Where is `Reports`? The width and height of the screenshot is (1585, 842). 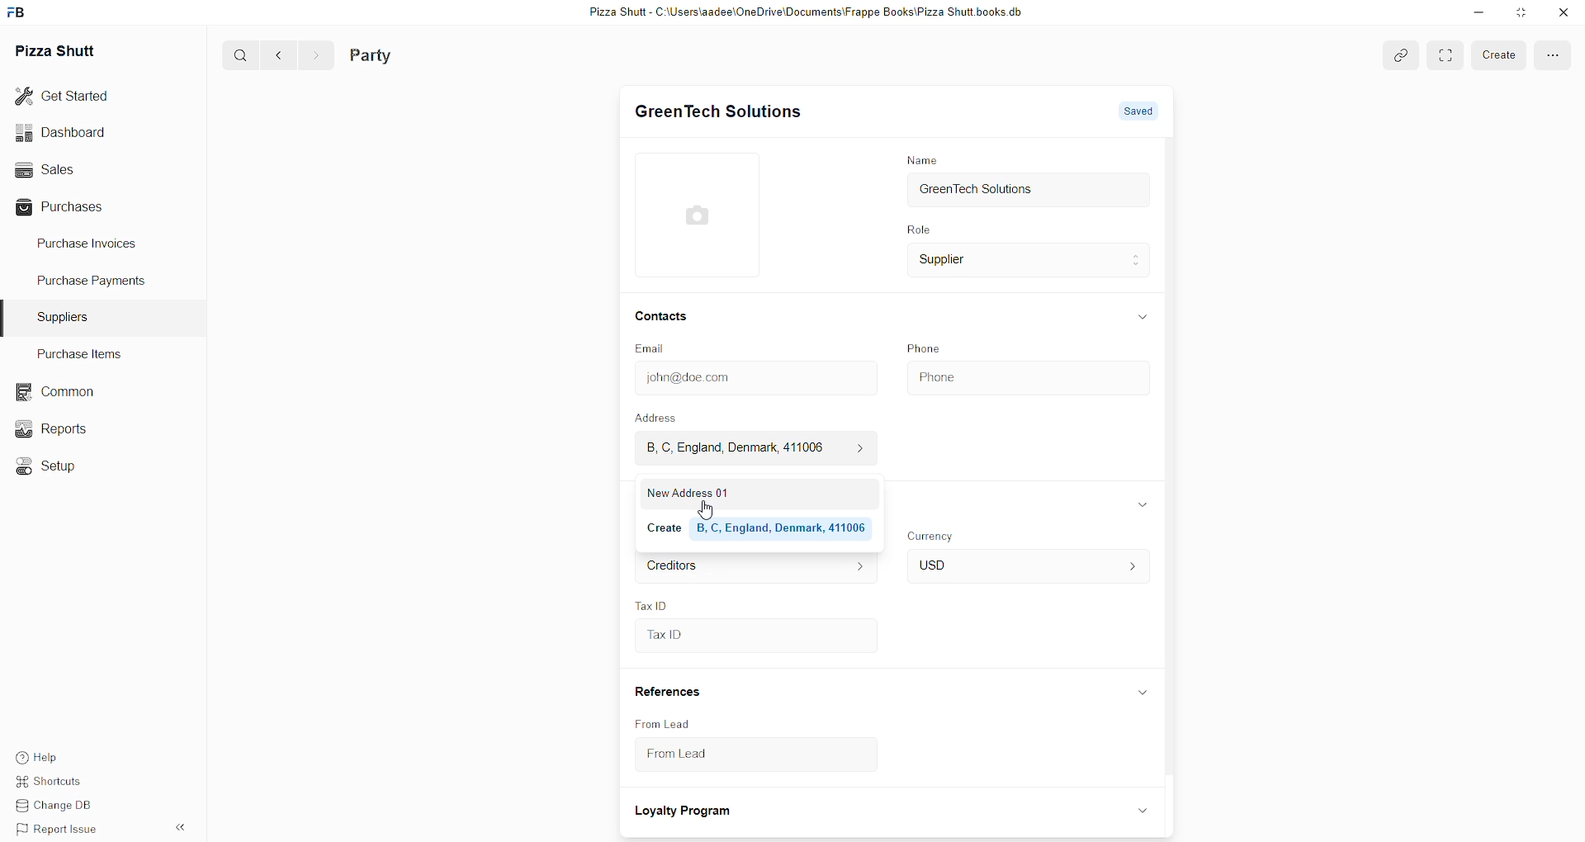 Reports is located at coordinates (54, 428).